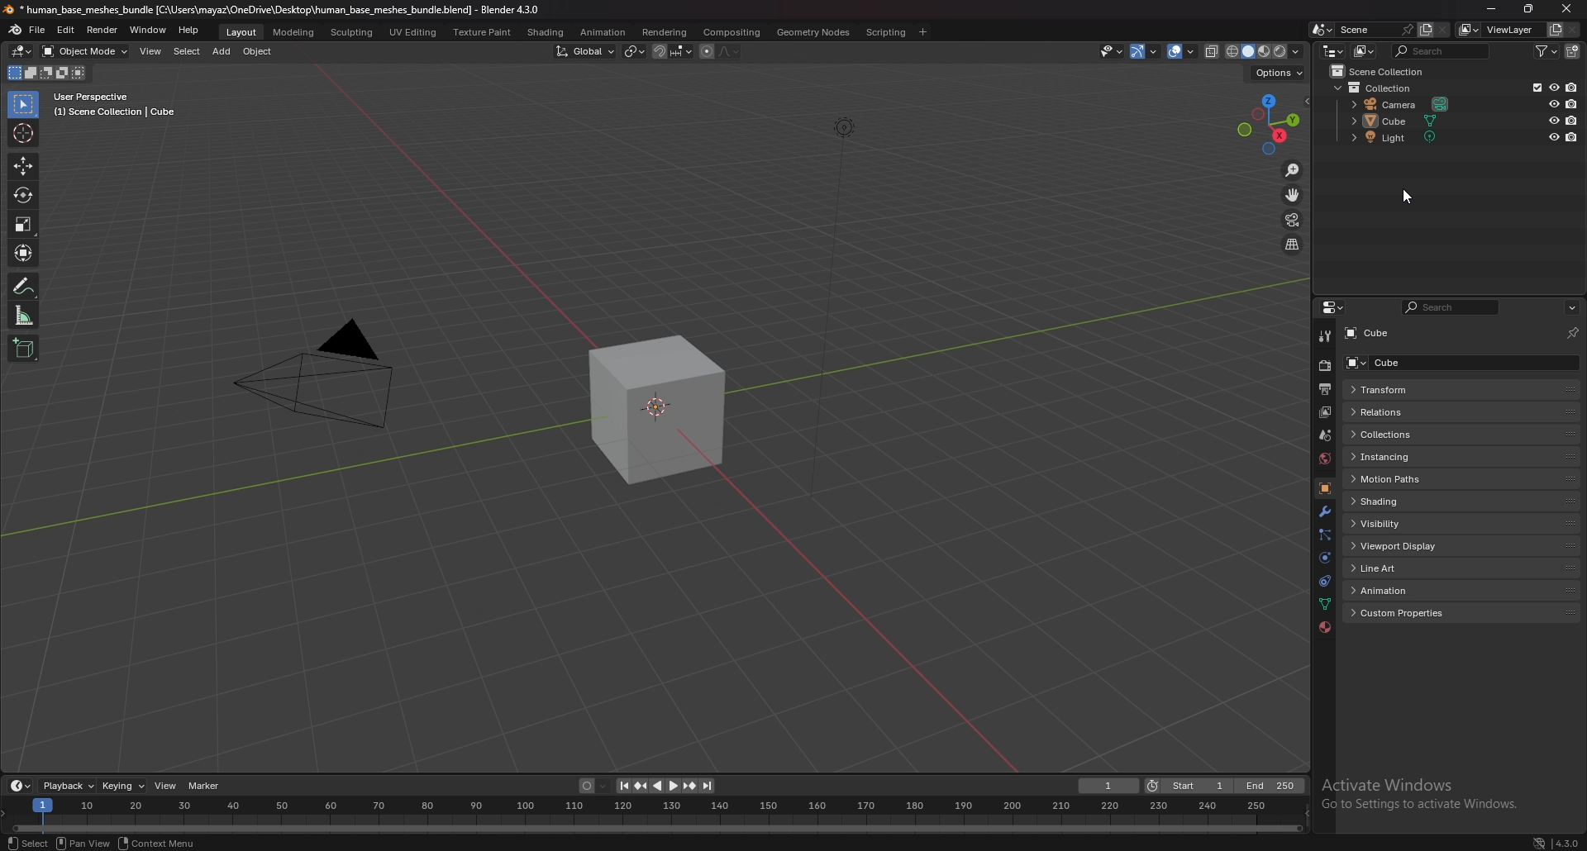 The image size is (1587, 851). I want to click on transform pivot point, so click(635, 51).